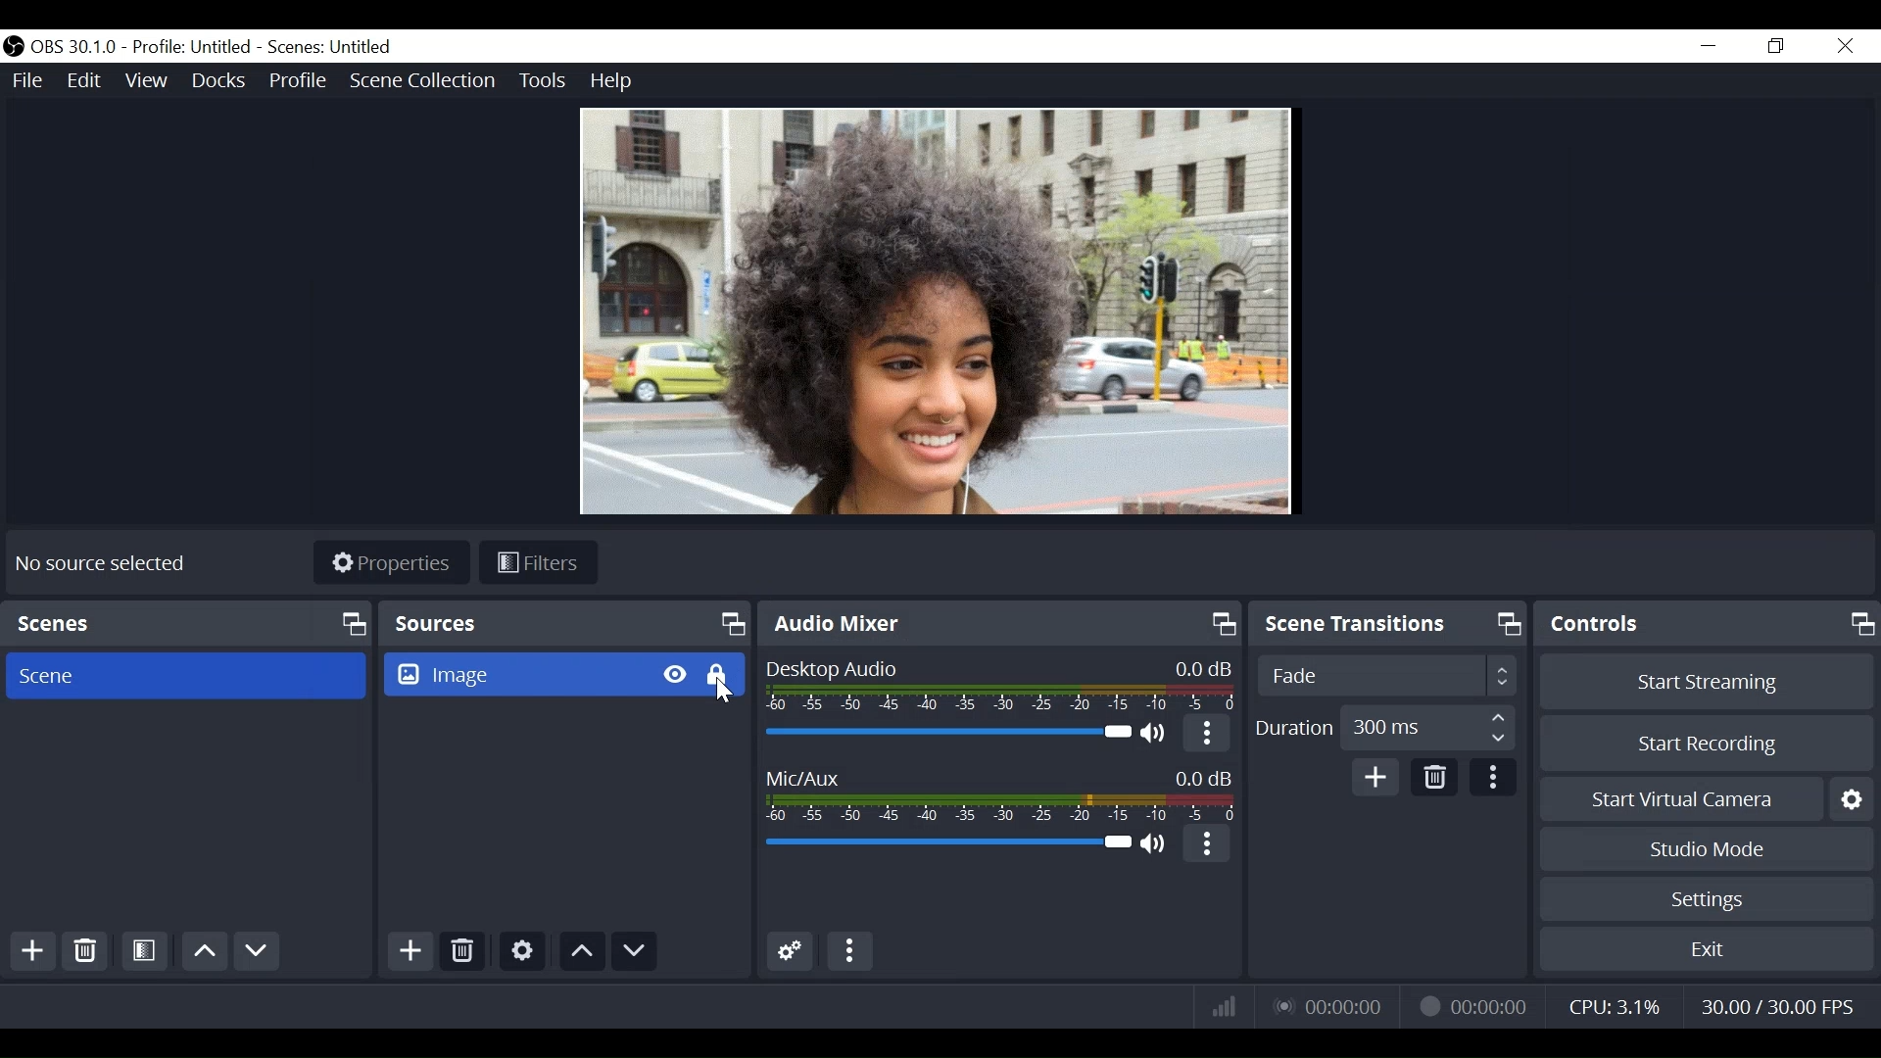  I want to click on Close, so click(1851, 44).